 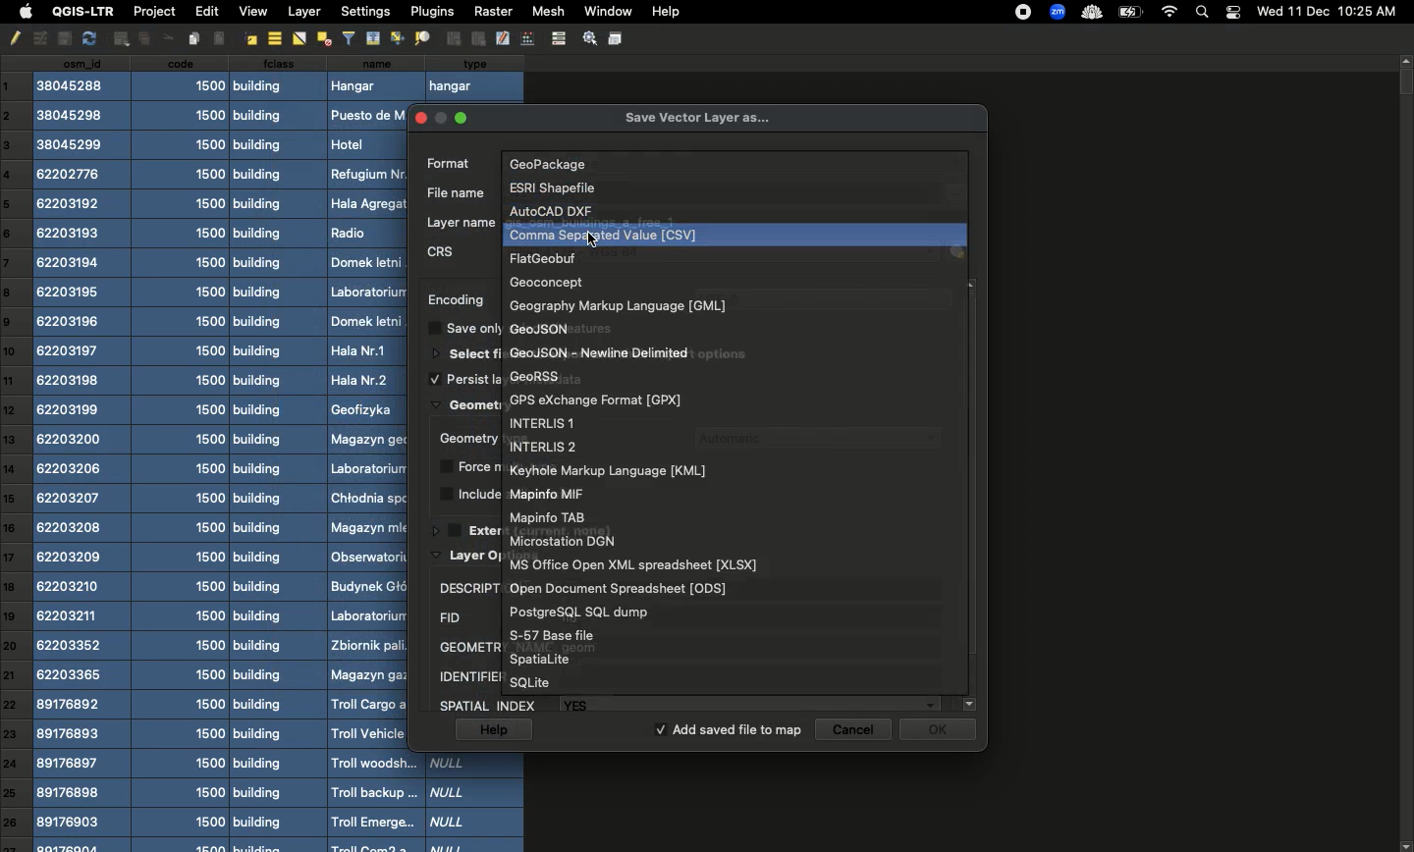 What do you see at coordinates (566, 540) in the screenshot?
I see `FormatFormat` at bounding box center [566, 540].